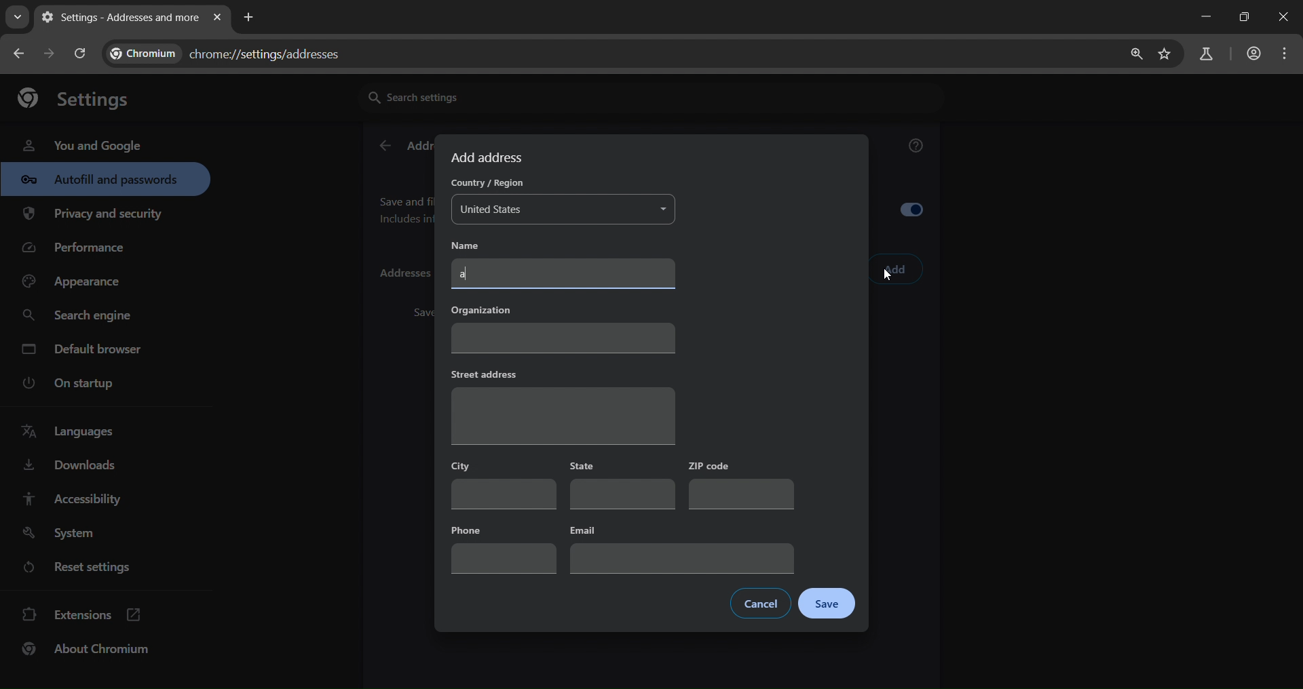 This screenshot has height=689, width=1303. I want to click on downloads, so click(69, 468).